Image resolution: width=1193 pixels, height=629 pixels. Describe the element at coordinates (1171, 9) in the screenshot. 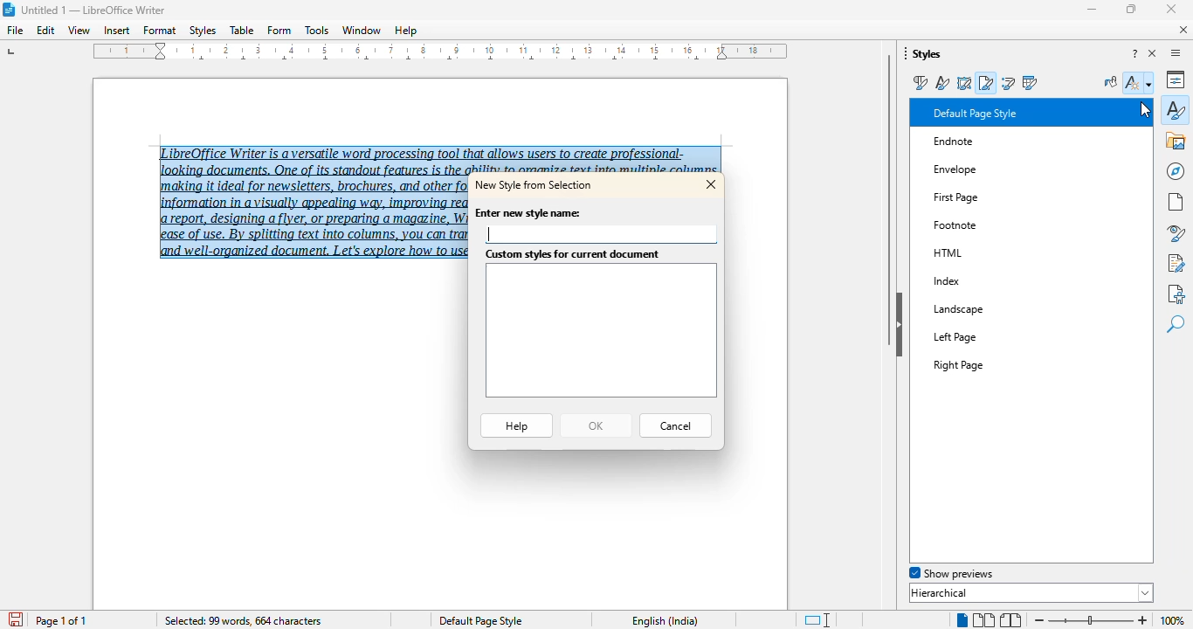

I see `close ` at that location.